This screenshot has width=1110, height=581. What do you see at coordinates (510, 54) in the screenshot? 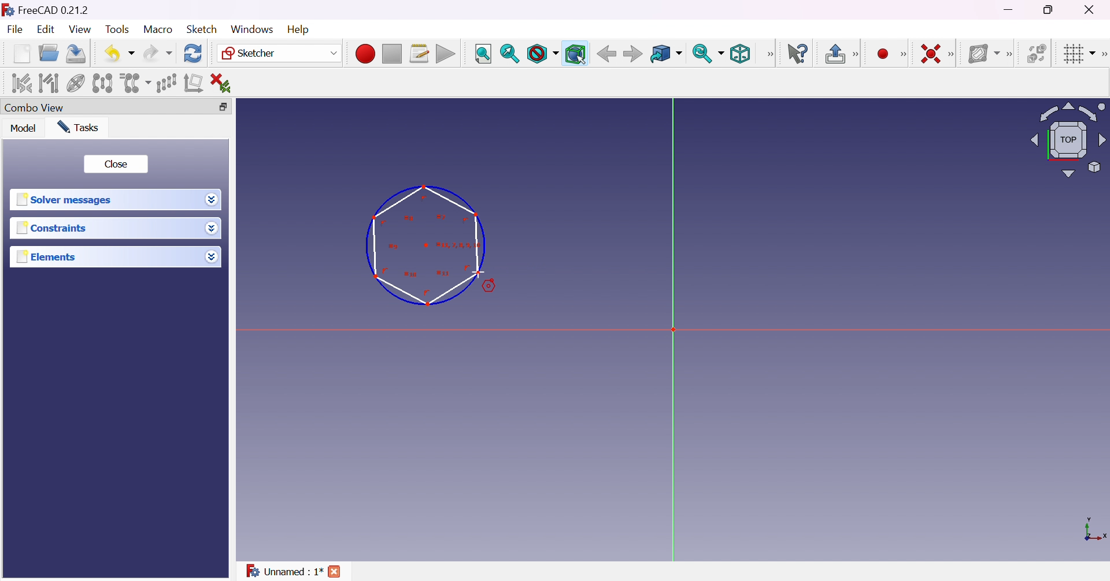
I see `Fit selection` at bounding box center [510, 54].